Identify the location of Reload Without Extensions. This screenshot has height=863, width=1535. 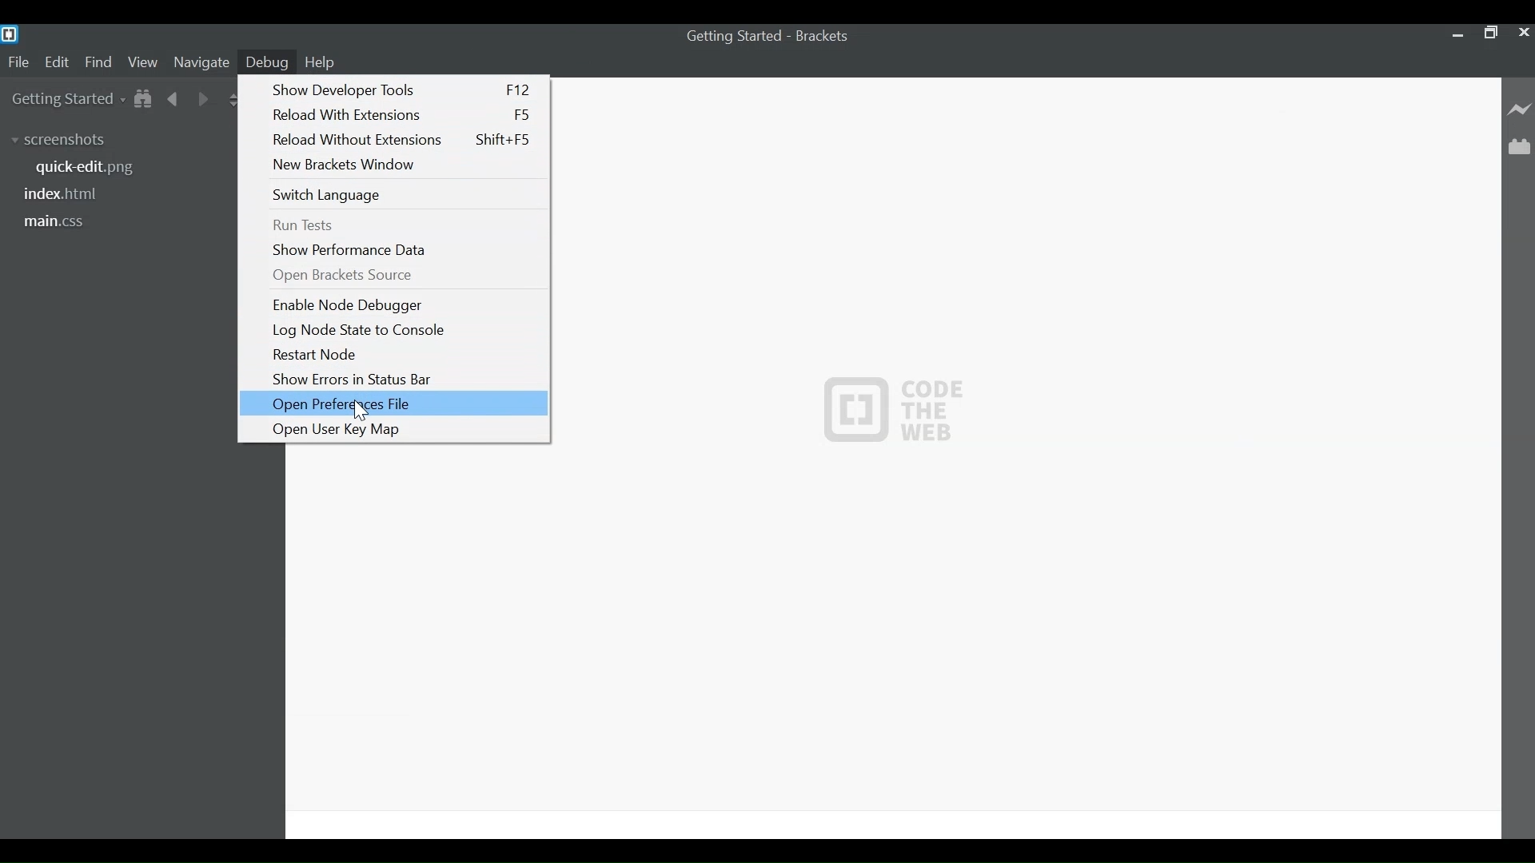
(404, 141).